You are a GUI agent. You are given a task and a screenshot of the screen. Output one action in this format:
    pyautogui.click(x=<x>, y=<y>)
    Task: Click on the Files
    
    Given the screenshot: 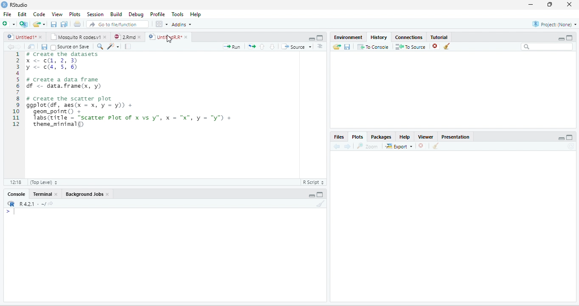 What is the action you would take?
    pyautogui.click(x=339, y=136)
    